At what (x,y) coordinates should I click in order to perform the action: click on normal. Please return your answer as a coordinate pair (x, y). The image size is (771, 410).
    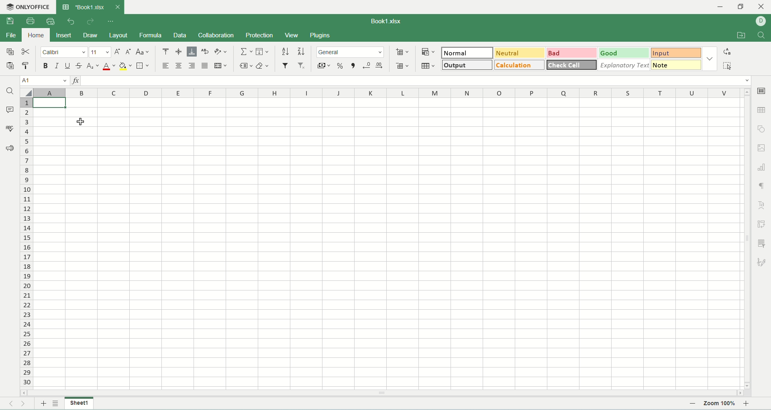
    Looking at the image, I should click on (468, 53).